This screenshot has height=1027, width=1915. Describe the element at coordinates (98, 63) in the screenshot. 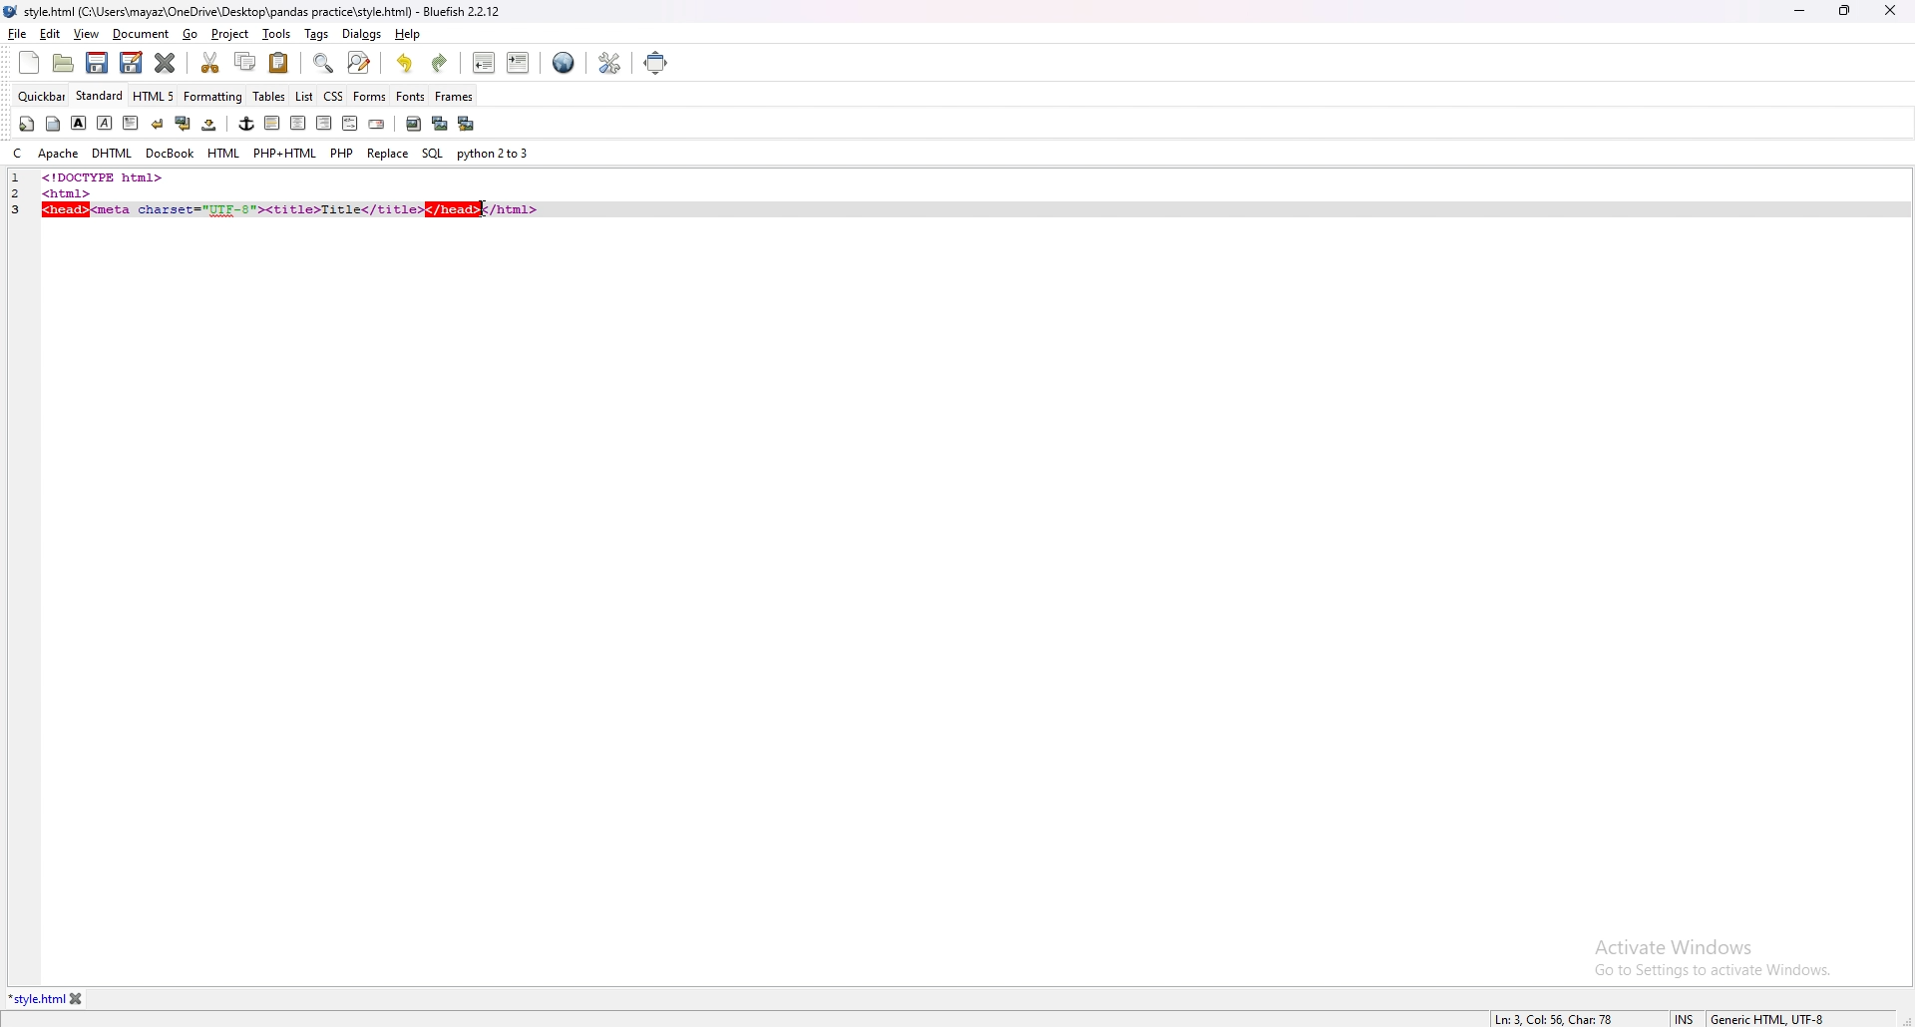

I see `save` at that location.